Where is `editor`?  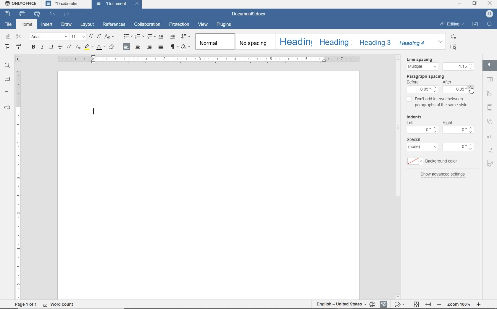
editor is located at coordinates (95, 110).